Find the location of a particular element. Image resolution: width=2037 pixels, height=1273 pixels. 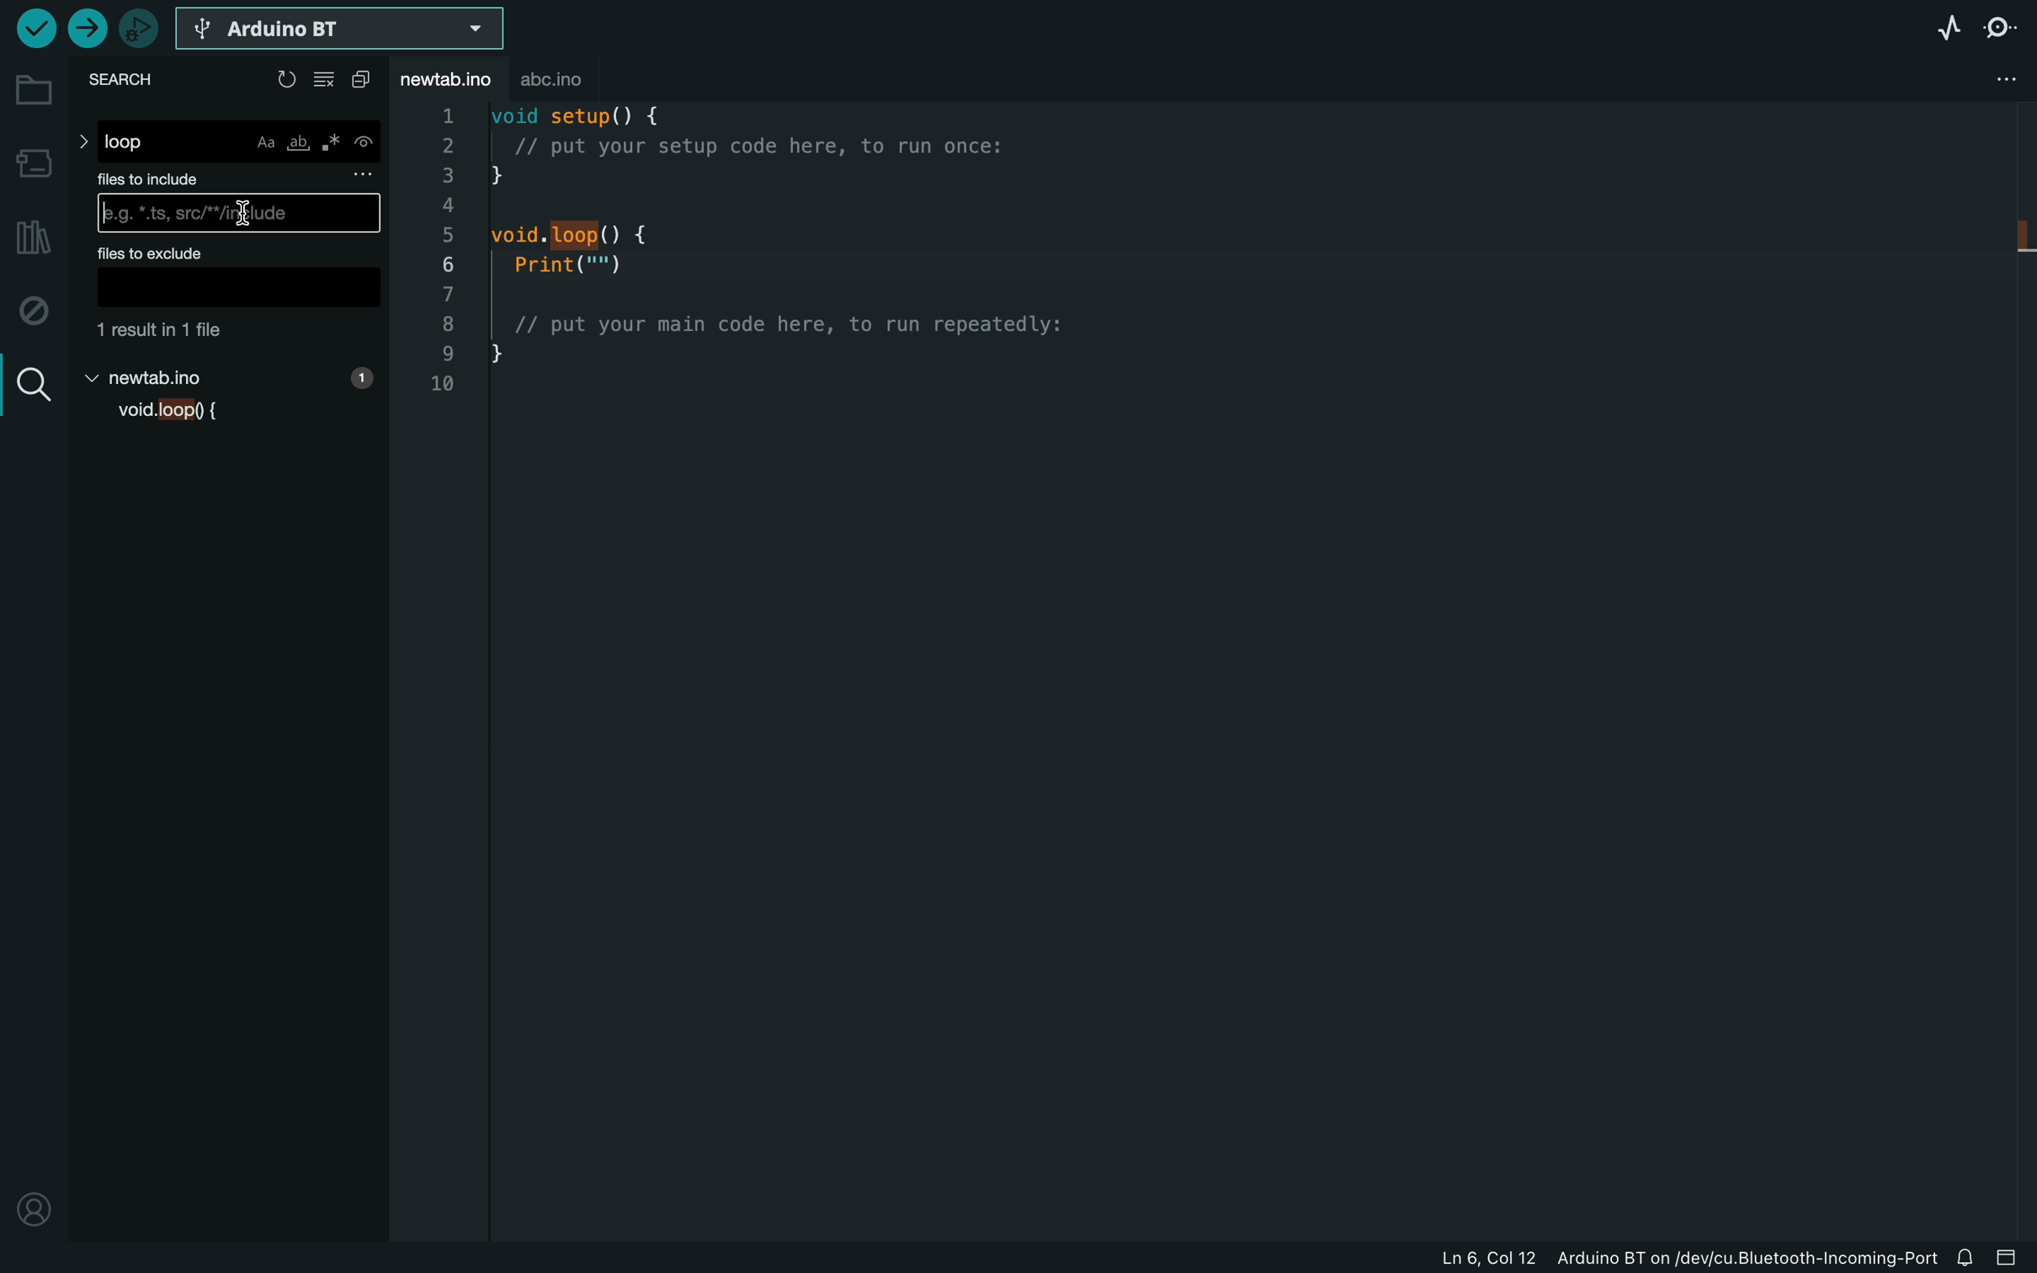

clear is located at coordinates (329, 81).